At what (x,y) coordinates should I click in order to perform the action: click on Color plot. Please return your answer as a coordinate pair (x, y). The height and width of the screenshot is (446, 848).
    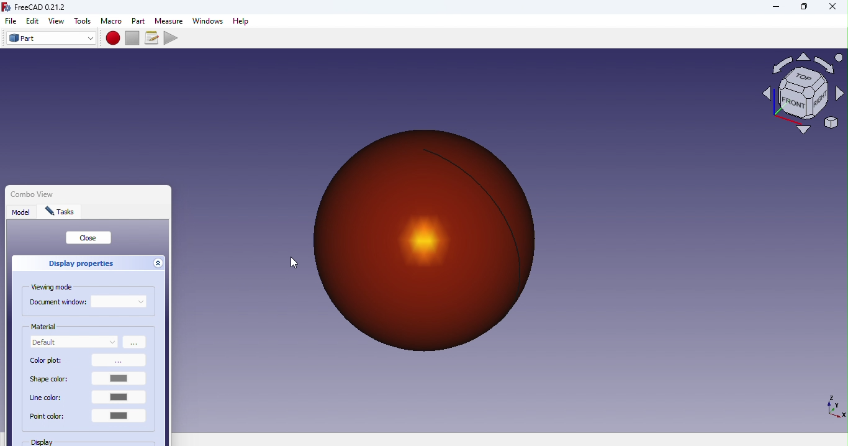
    Looking at the image, I should click on (88, 362).